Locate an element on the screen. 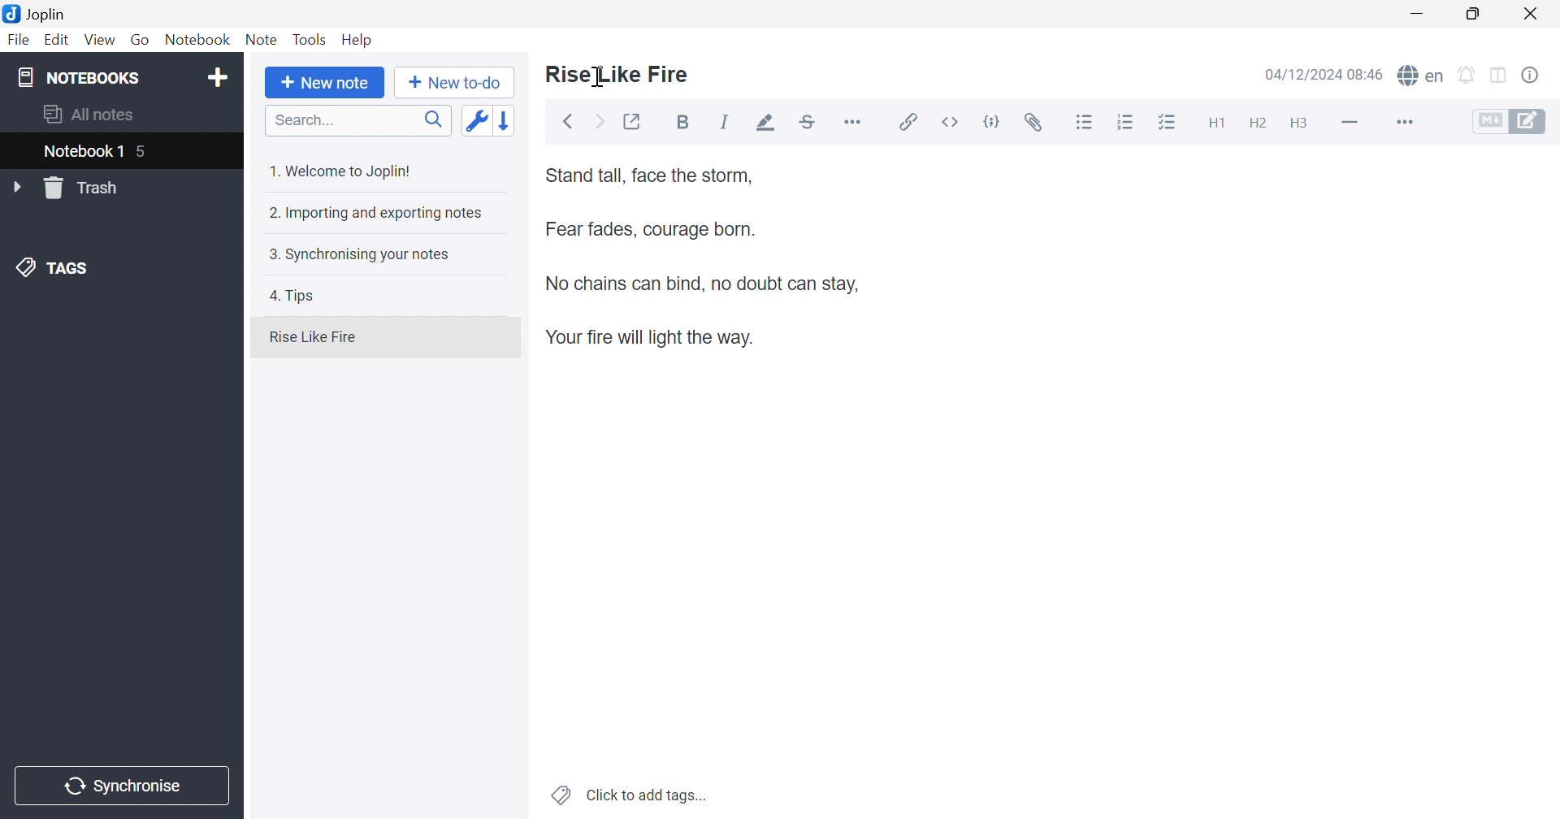  Rise Like Fire is located at coordinates (318, 336).